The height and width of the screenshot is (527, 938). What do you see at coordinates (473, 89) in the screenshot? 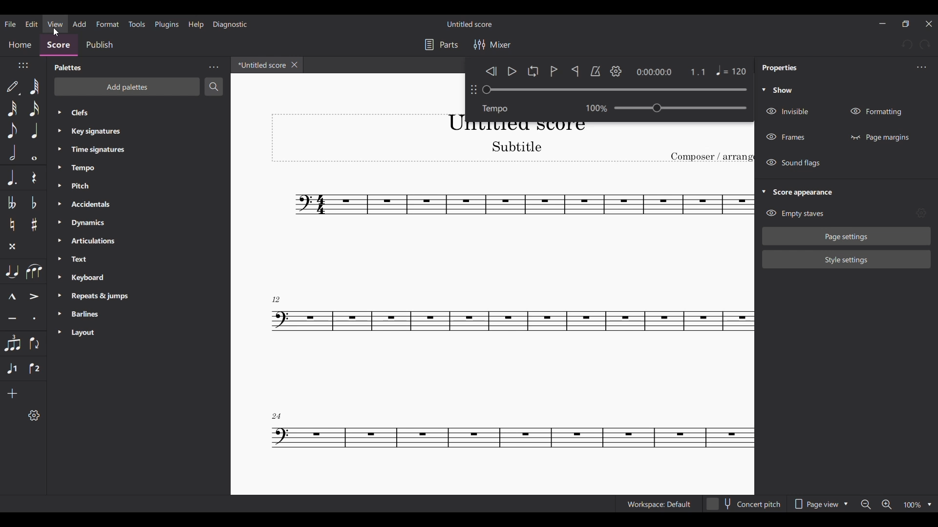
I see `Change position` at bounding box center [473, 89].